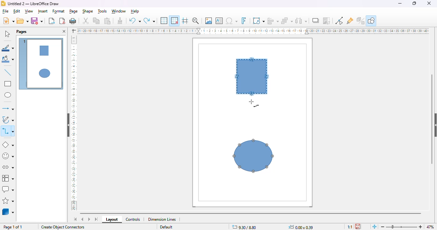 The width and height of the screenshot is (437, 230). I want to click on window, so click(119, 11).